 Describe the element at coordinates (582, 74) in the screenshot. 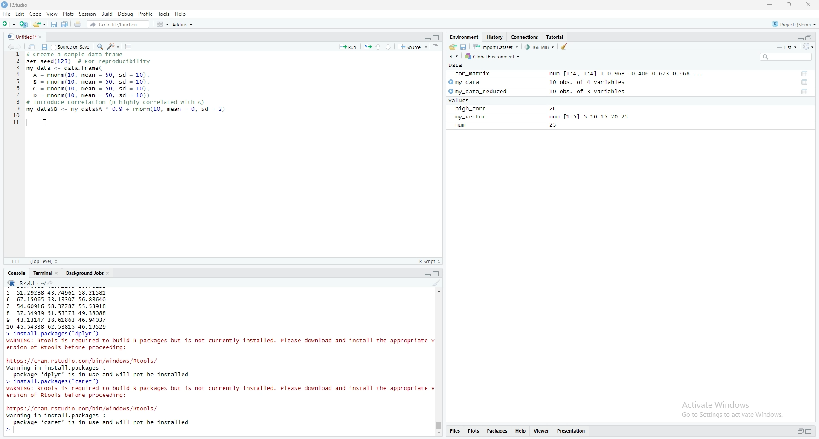

I see `cor_matrix num [1:4, 1:4] 1 0.968 -0.406 0.673 0.968 ...` at that location.